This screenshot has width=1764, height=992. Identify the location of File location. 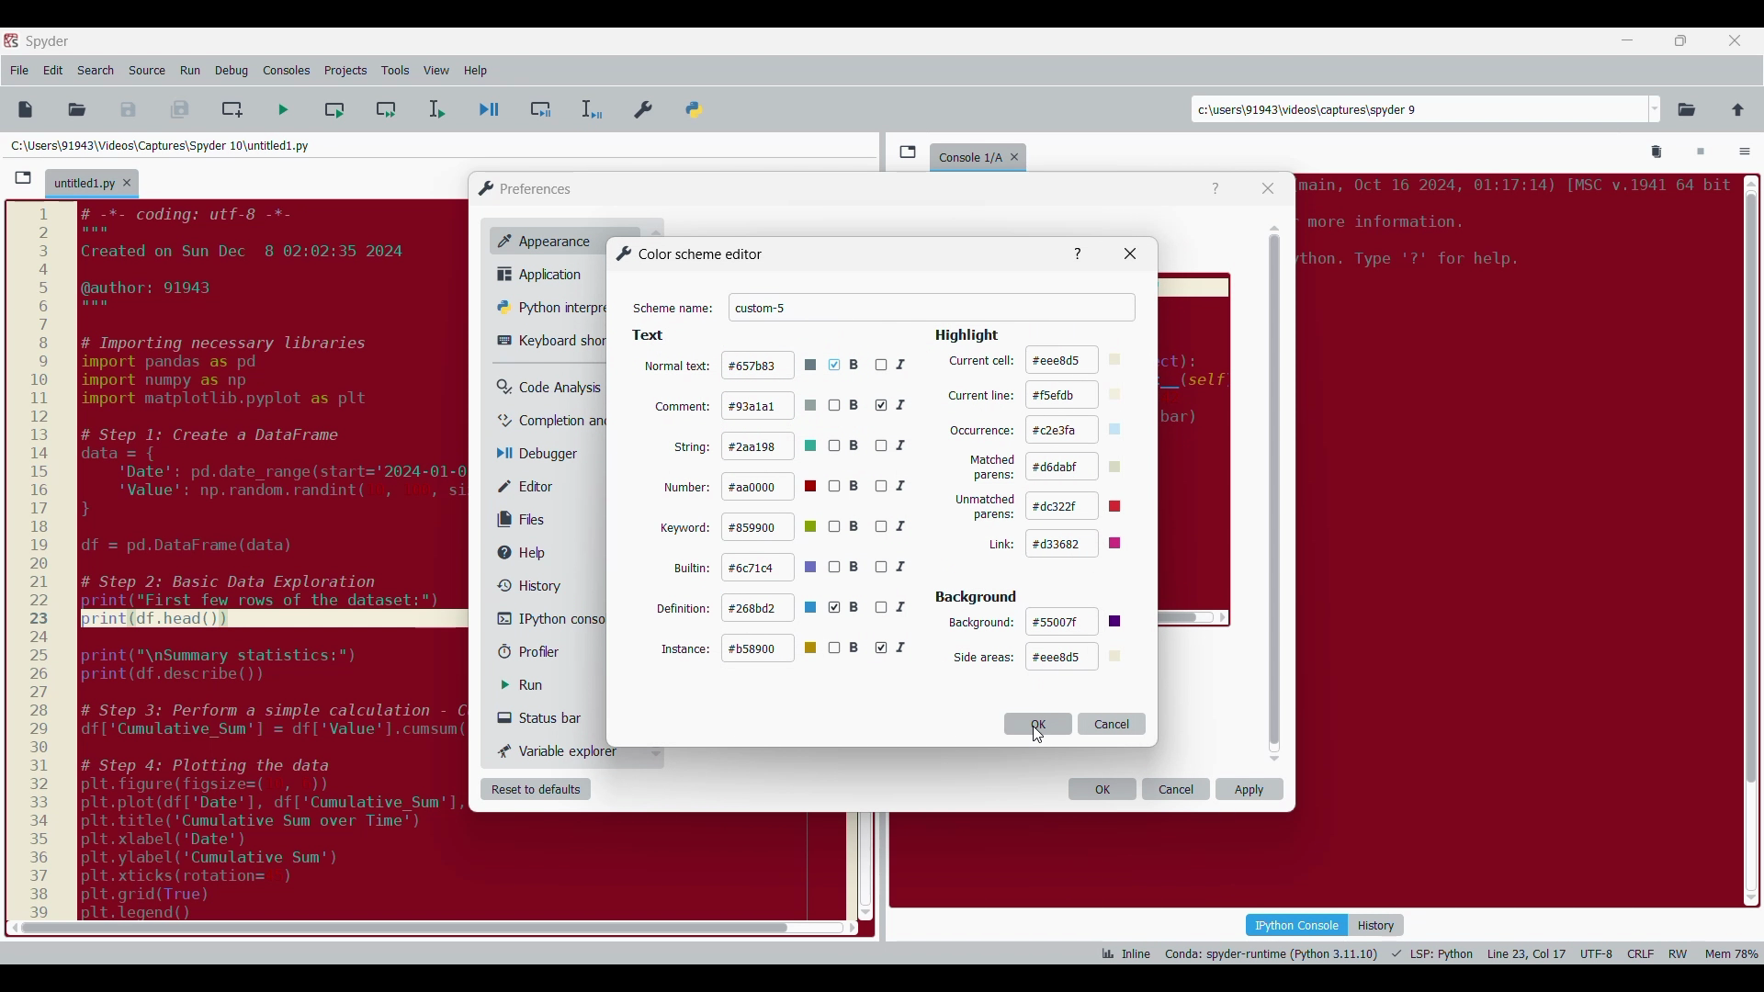
(160, 145).